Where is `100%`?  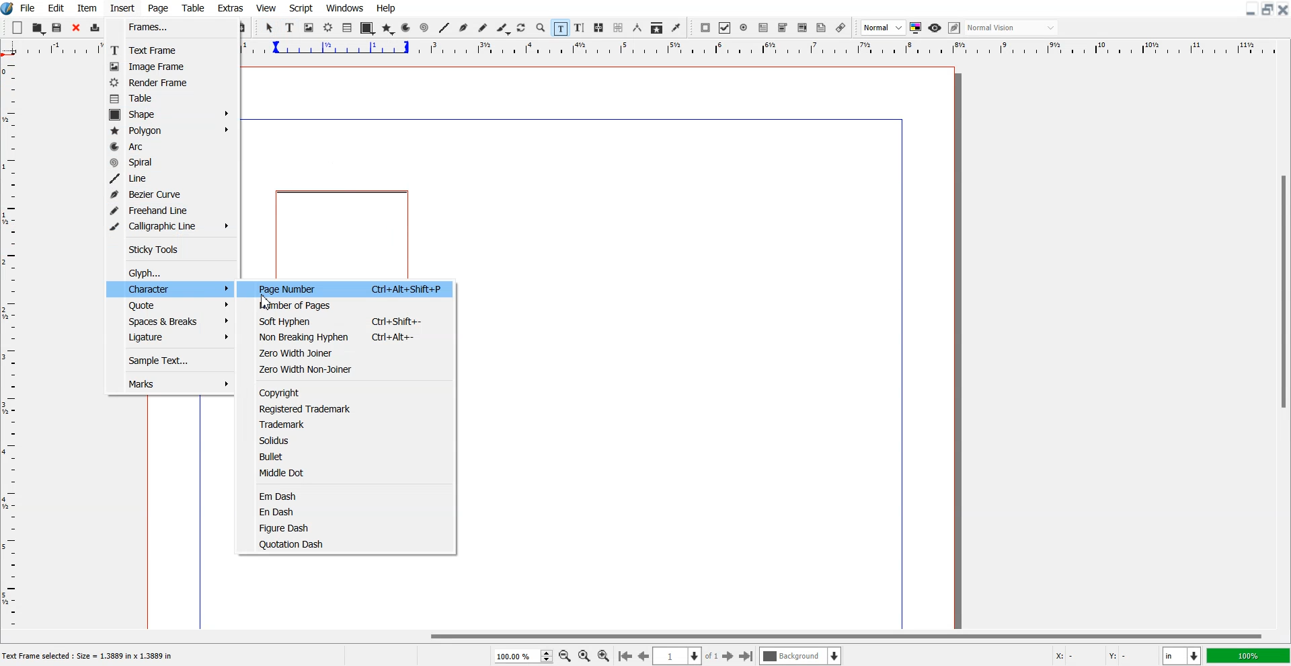
100% is located at coordinates (1249, 655).